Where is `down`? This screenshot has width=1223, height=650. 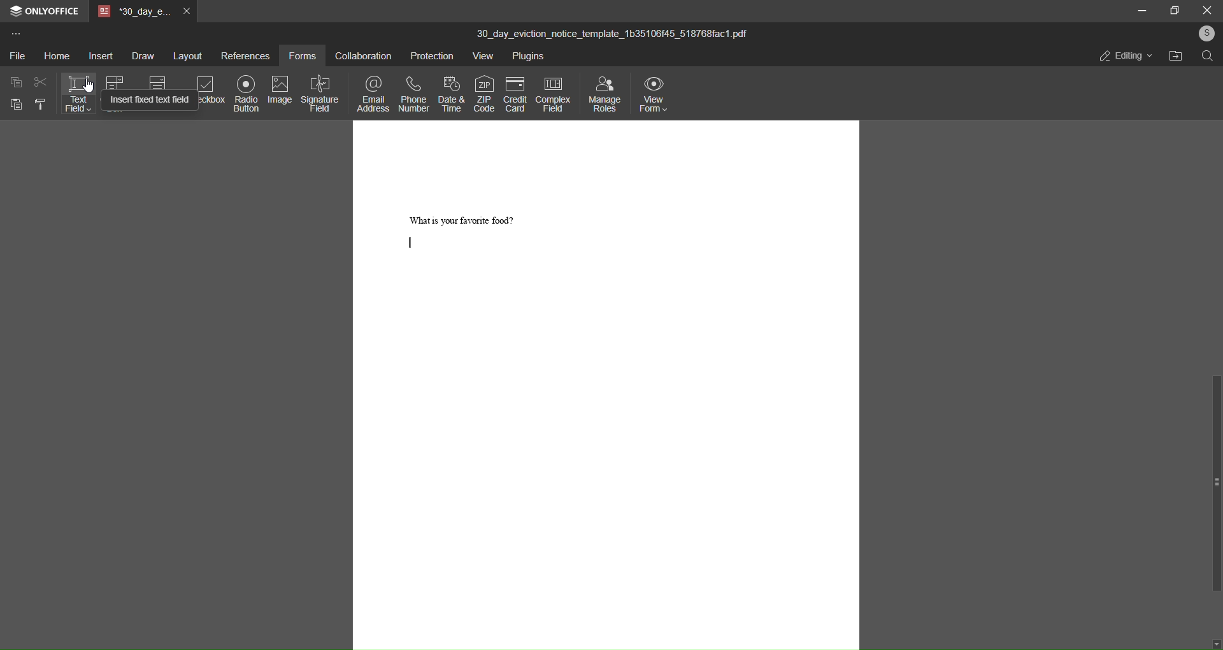
down is located at coordinates (1215, 646).